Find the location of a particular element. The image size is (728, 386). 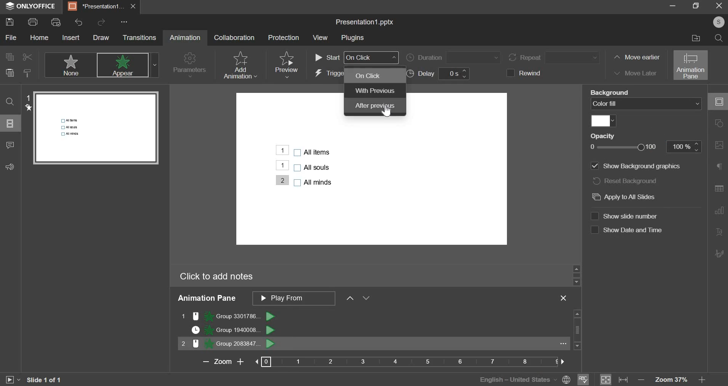

copy is located at coordinates (9, 56).